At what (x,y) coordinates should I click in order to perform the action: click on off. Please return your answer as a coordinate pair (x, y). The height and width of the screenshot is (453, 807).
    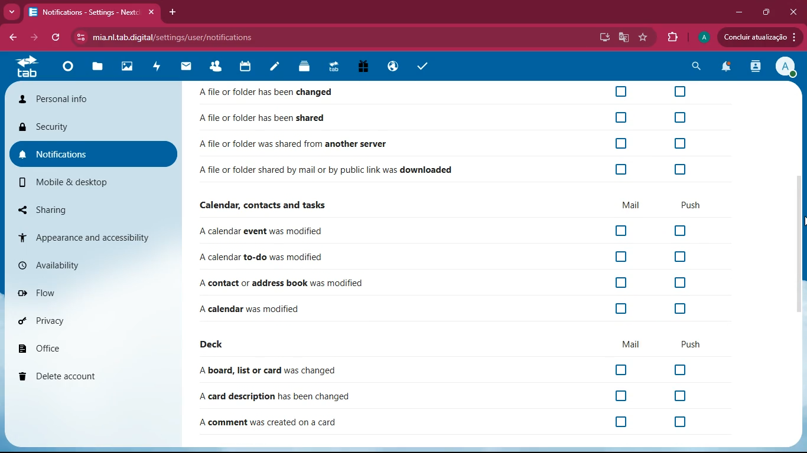
    Looking at the image, I should click on (621, 394).